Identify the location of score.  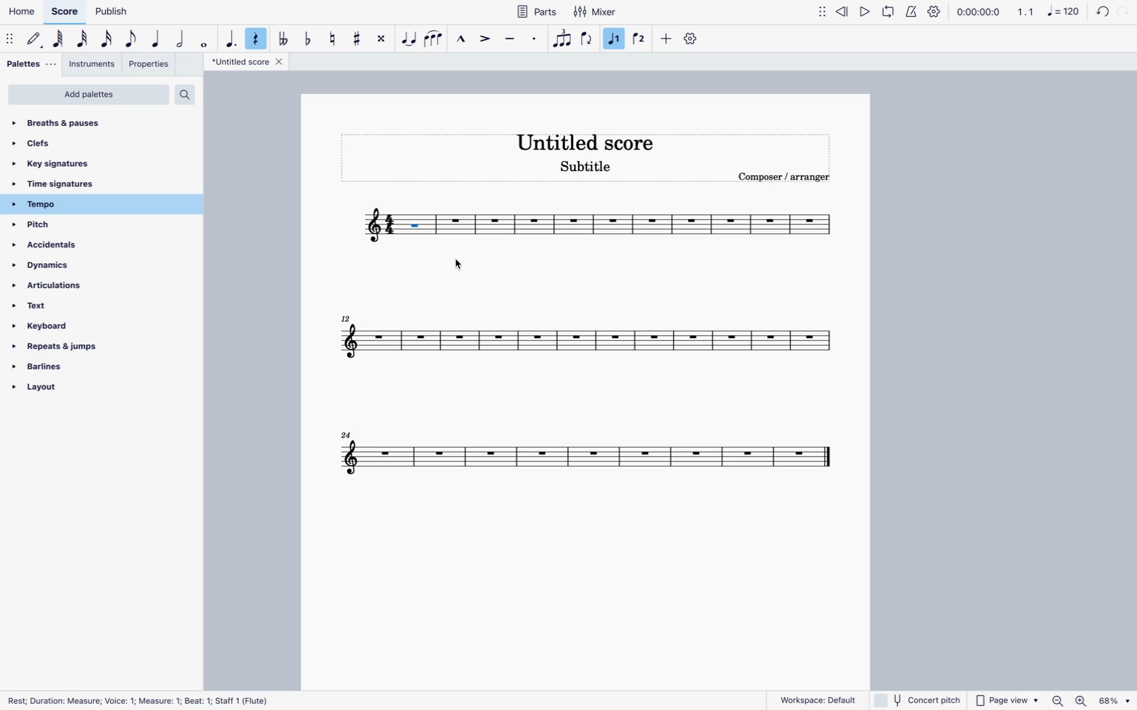
(580, 338).